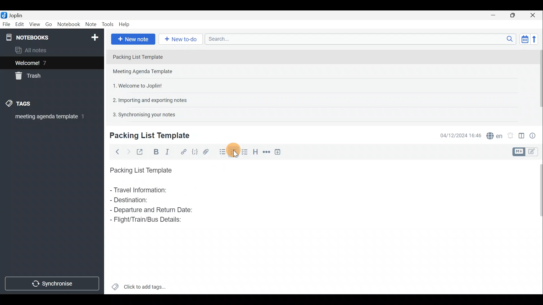  Describe the element at coordinates (535, 152) in the screenshot. I see `Toggle editors` at that location.